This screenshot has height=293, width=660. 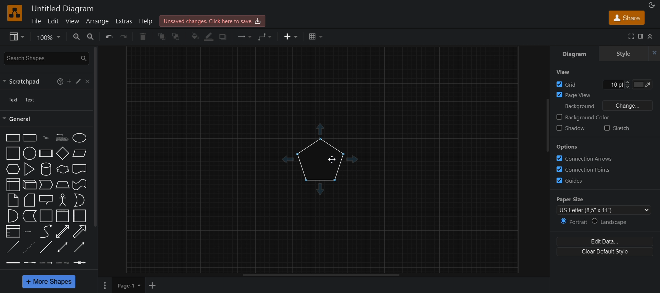 What do you see at coordinates (320, 160) in the screenshot?
I see `pentagon` at bounding box center [320, 160].